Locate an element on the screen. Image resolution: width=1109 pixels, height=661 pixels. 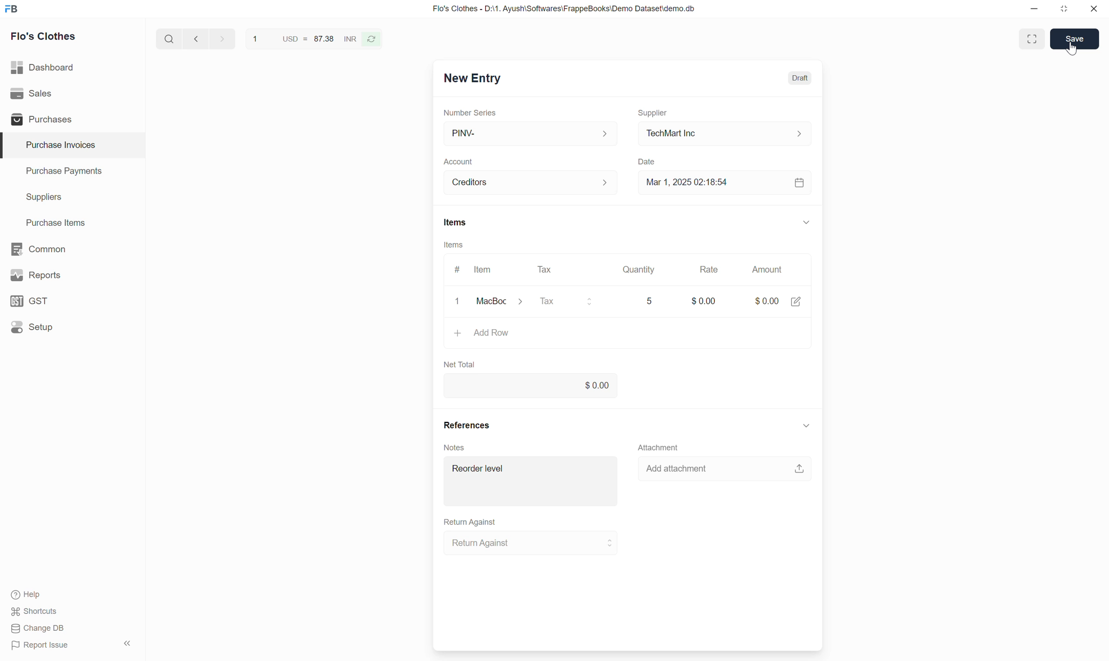
Reverse is located at coordinates (371, 39).